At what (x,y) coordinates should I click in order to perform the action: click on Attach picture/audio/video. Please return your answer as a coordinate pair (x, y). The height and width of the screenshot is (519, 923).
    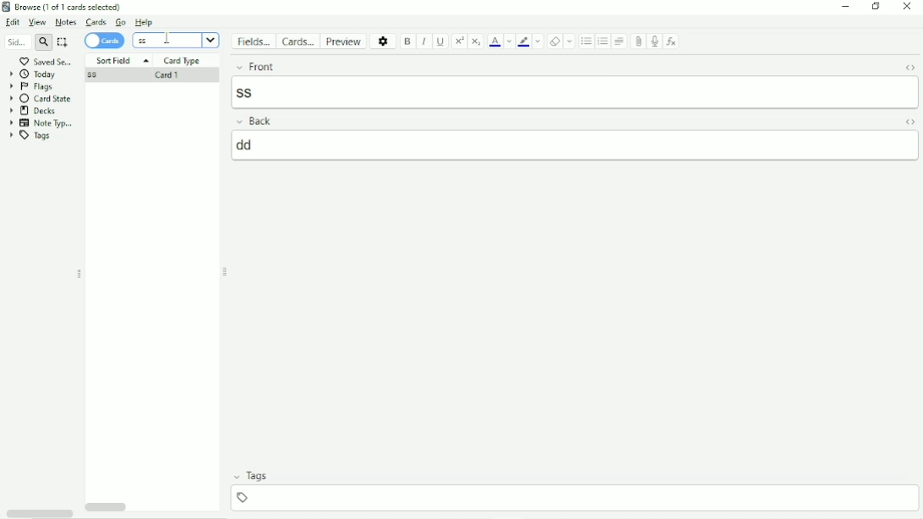
    Looking at the image, I should click on (638, 41).